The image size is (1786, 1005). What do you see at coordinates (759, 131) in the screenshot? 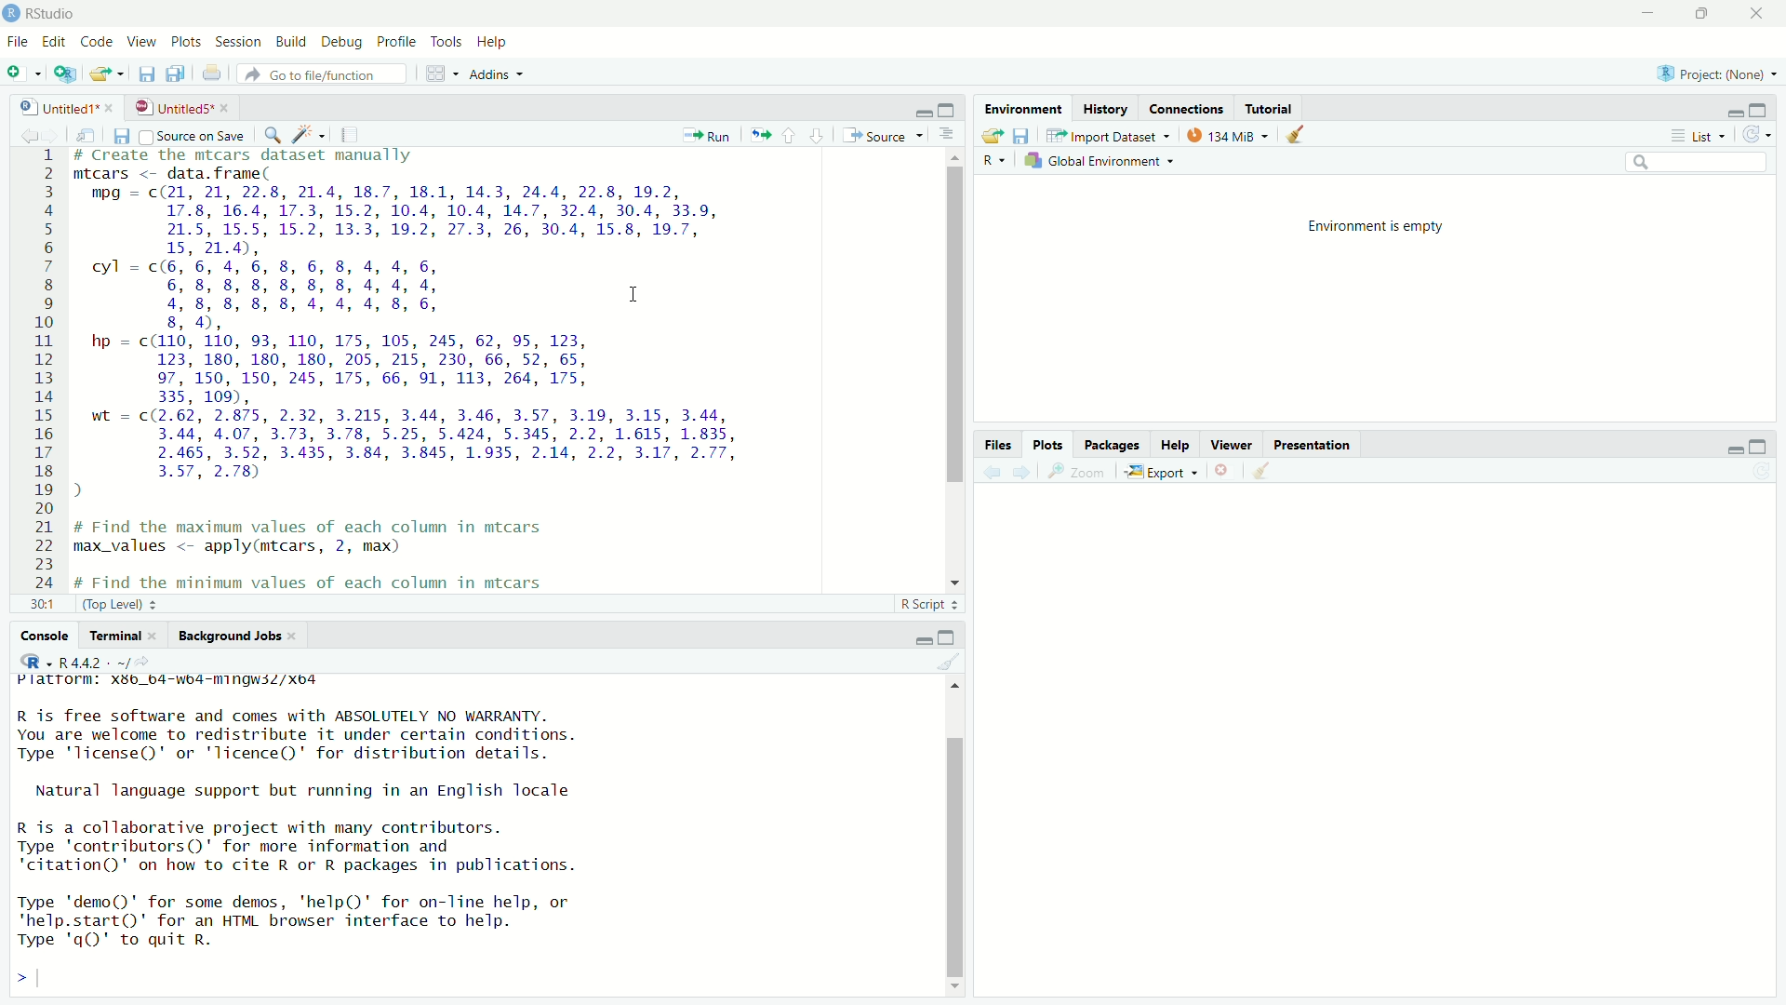
I see `move` at bounding box center [759, 131].